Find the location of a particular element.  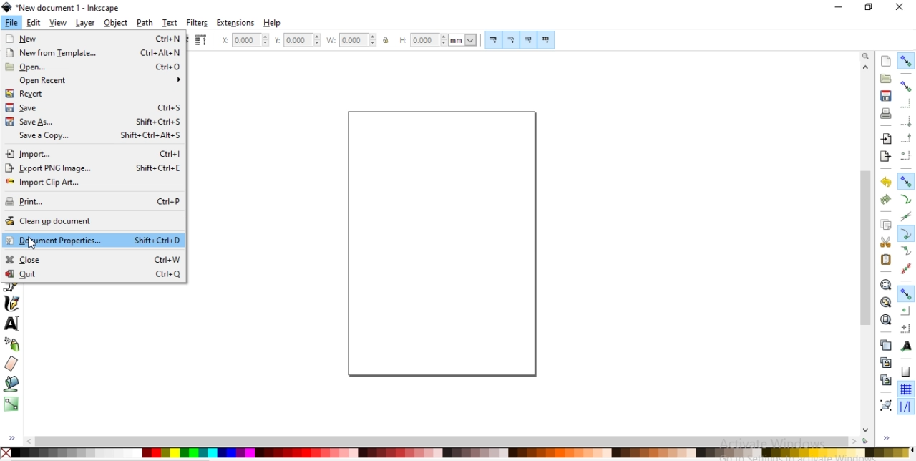

snap cusp nodes is located at coordinates (905, 235).